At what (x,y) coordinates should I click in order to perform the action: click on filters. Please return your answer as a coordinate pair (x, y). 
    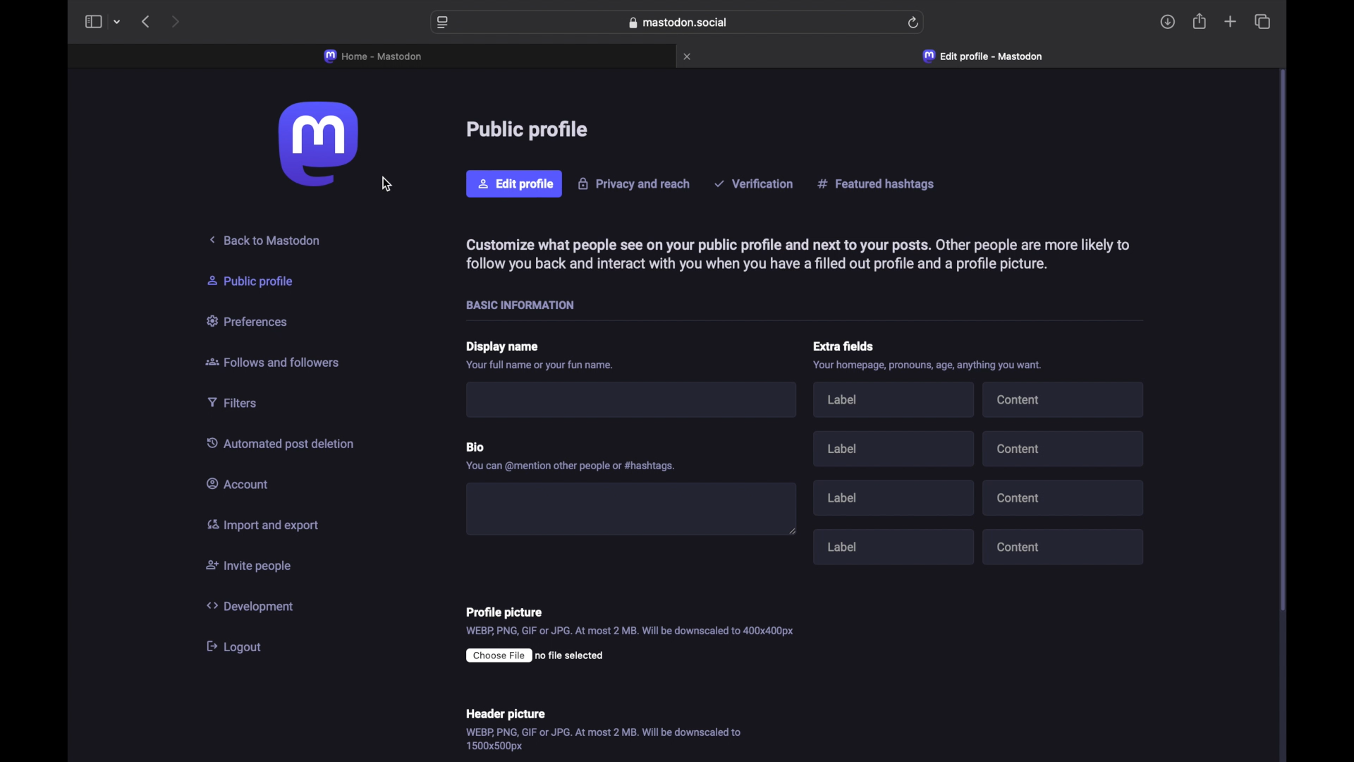
    Looking at the image, I should click on (232, 402).